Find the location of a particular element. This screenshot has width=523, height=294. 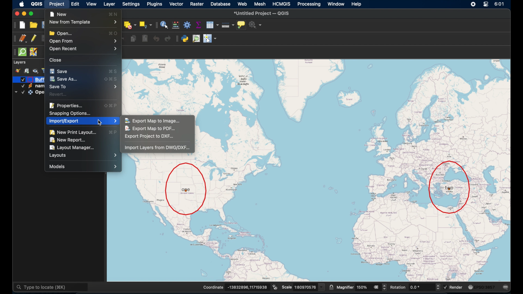

command S is located at coordinates (116, 71).